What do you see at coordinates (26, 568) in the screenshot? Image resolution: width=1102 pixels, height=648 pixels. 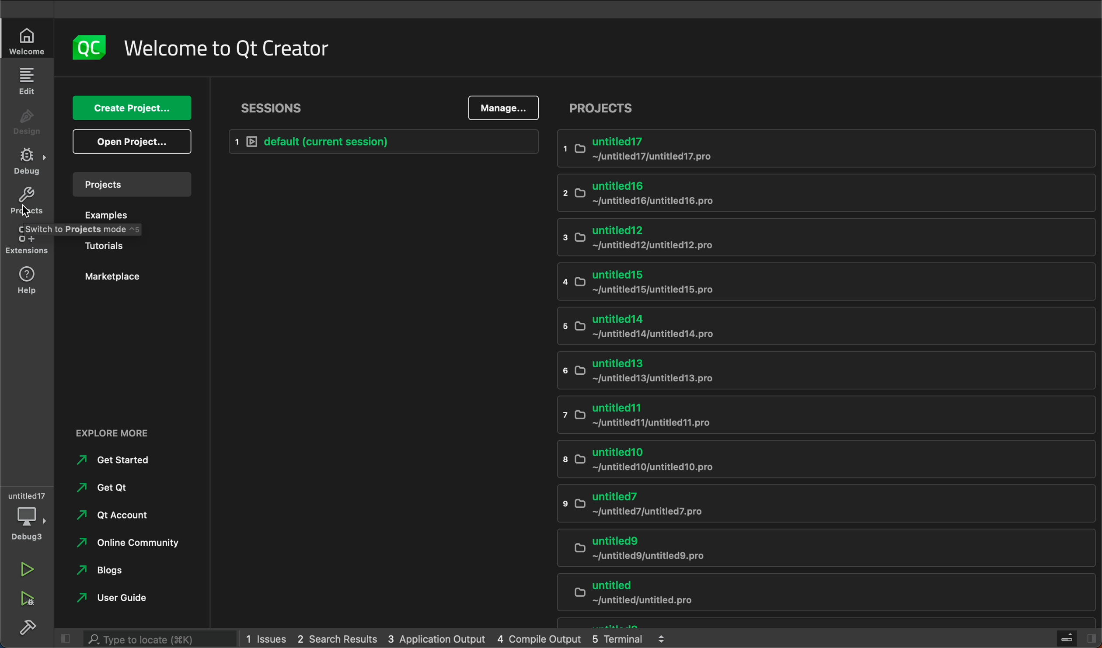 I see `run` at bounding box center [26, 568].